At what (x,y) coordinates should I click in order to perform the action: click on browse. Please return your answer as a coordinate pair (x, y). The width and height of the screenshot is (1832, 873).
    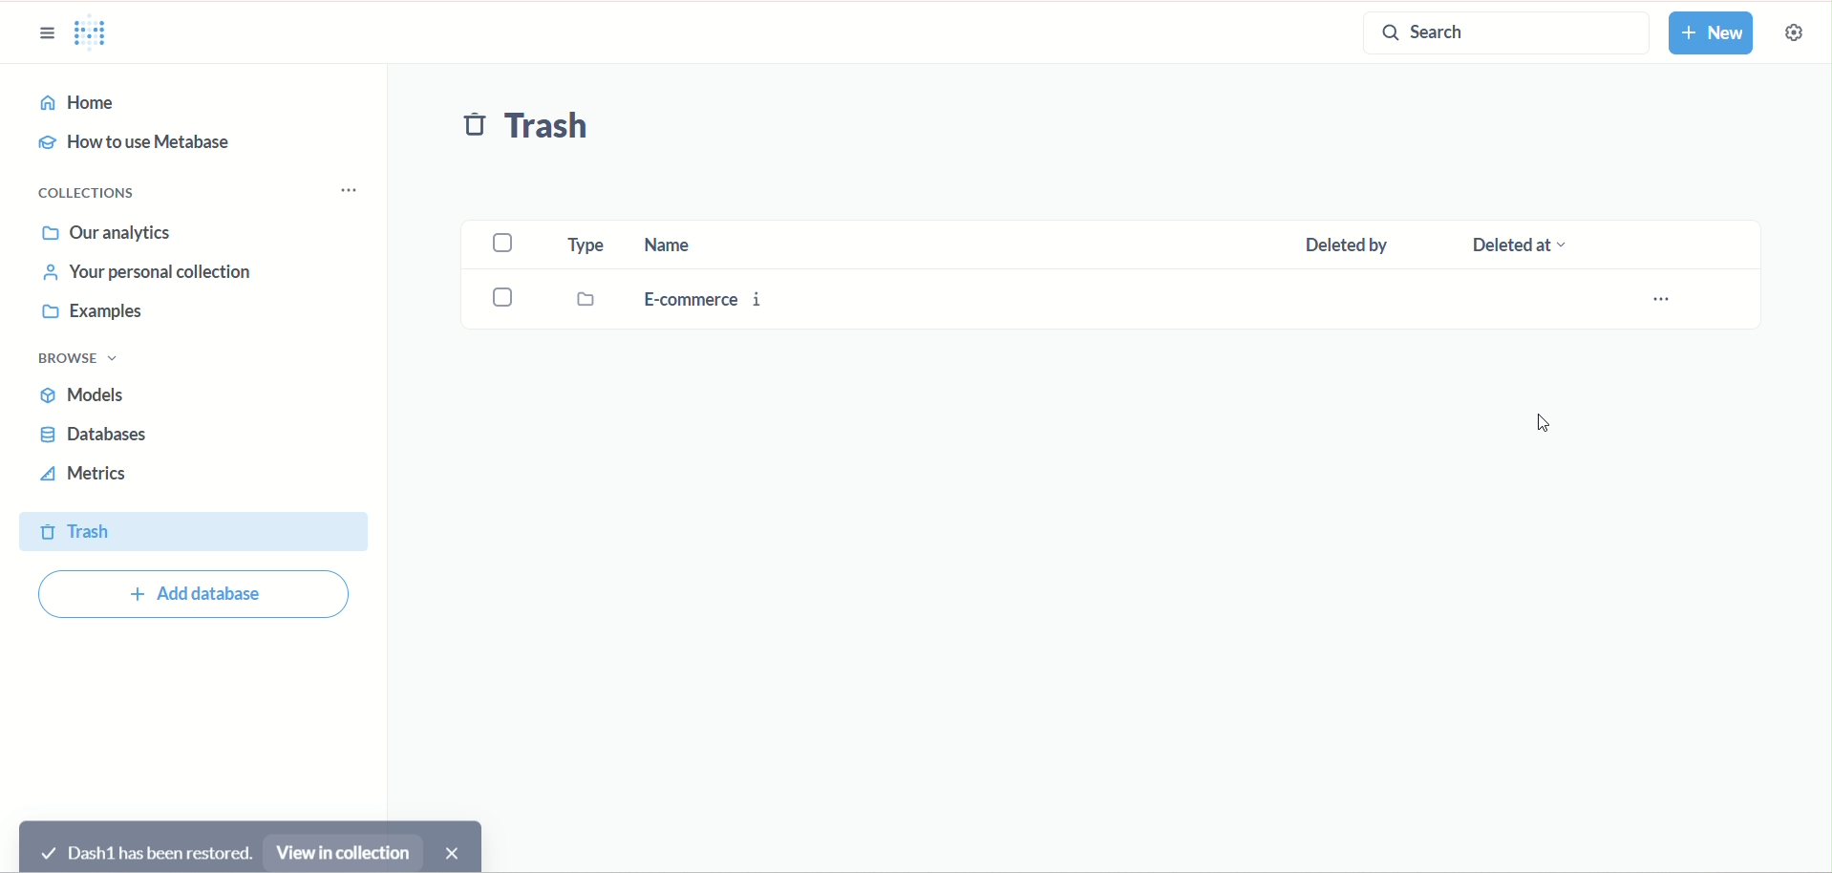
    Looking at the image, I should click on (79, 358).